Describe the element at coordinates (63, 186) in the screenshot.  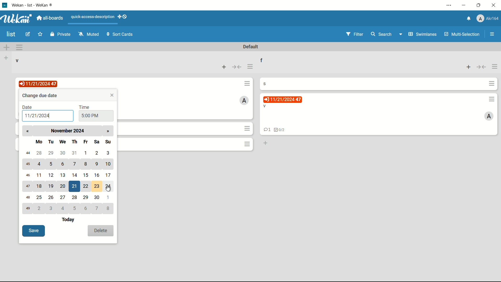
I see `20` at that location.